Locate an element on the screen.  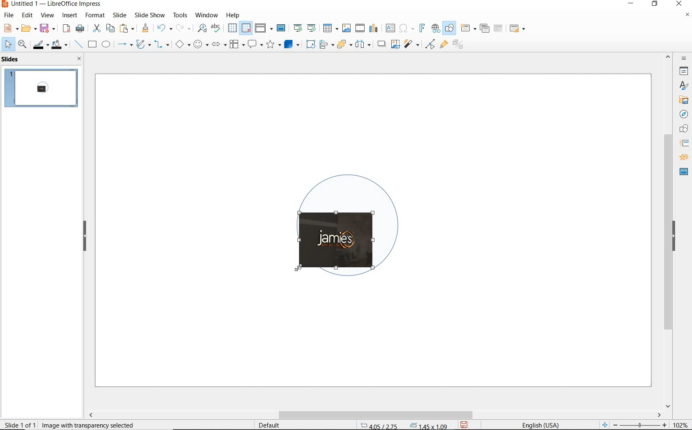
insert fontwork text is located at coordinates (421, 28).